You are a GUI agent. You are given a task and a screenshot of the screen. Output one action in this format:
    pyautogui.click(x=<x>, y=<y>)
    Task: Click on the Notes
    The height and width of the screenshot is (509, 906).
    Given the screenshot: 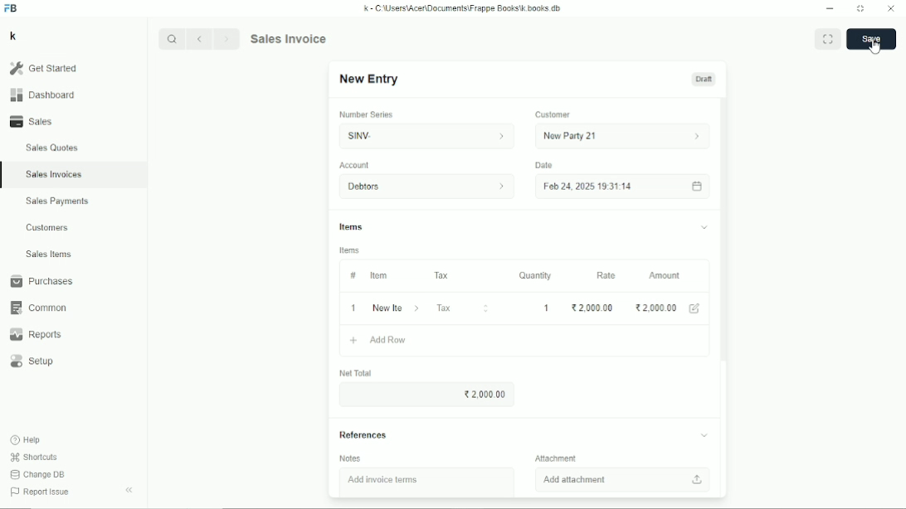 What is the action you would take?
    pyautogui.click(x=350, y=458)
    